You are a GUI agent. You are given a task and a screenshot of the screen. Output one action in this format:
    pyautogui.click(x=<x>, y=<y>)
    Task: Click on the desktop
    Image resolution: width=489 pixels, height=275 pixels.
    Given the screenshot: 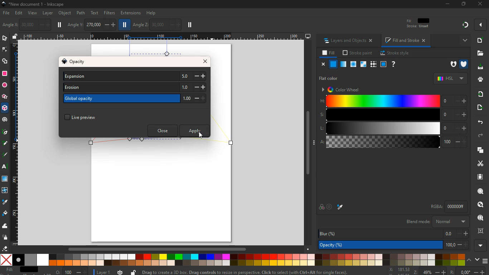 What is the action you would take?
    pyautogui.click(x=308, y=37)
    